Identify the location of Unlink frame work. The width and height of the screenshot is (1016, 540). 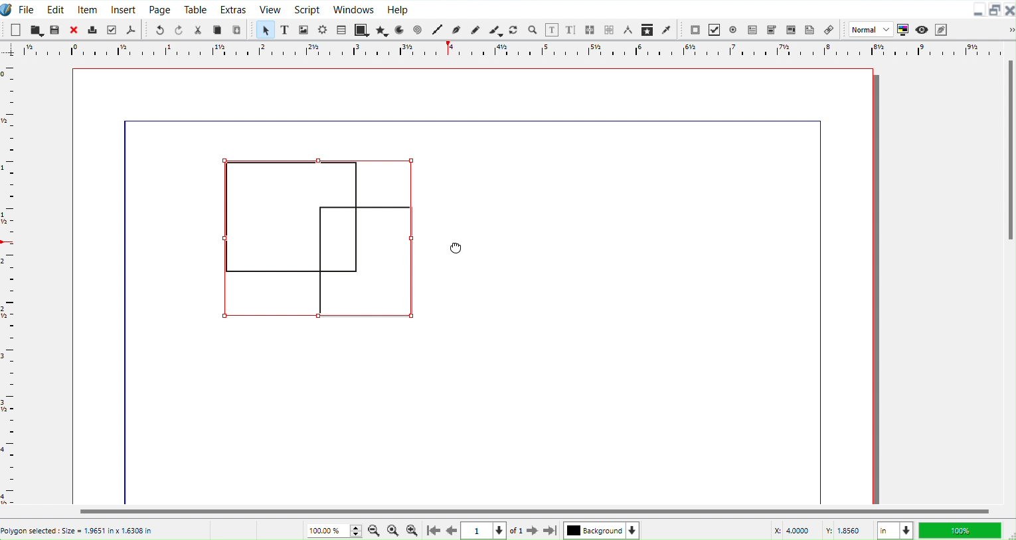
(610, 31).